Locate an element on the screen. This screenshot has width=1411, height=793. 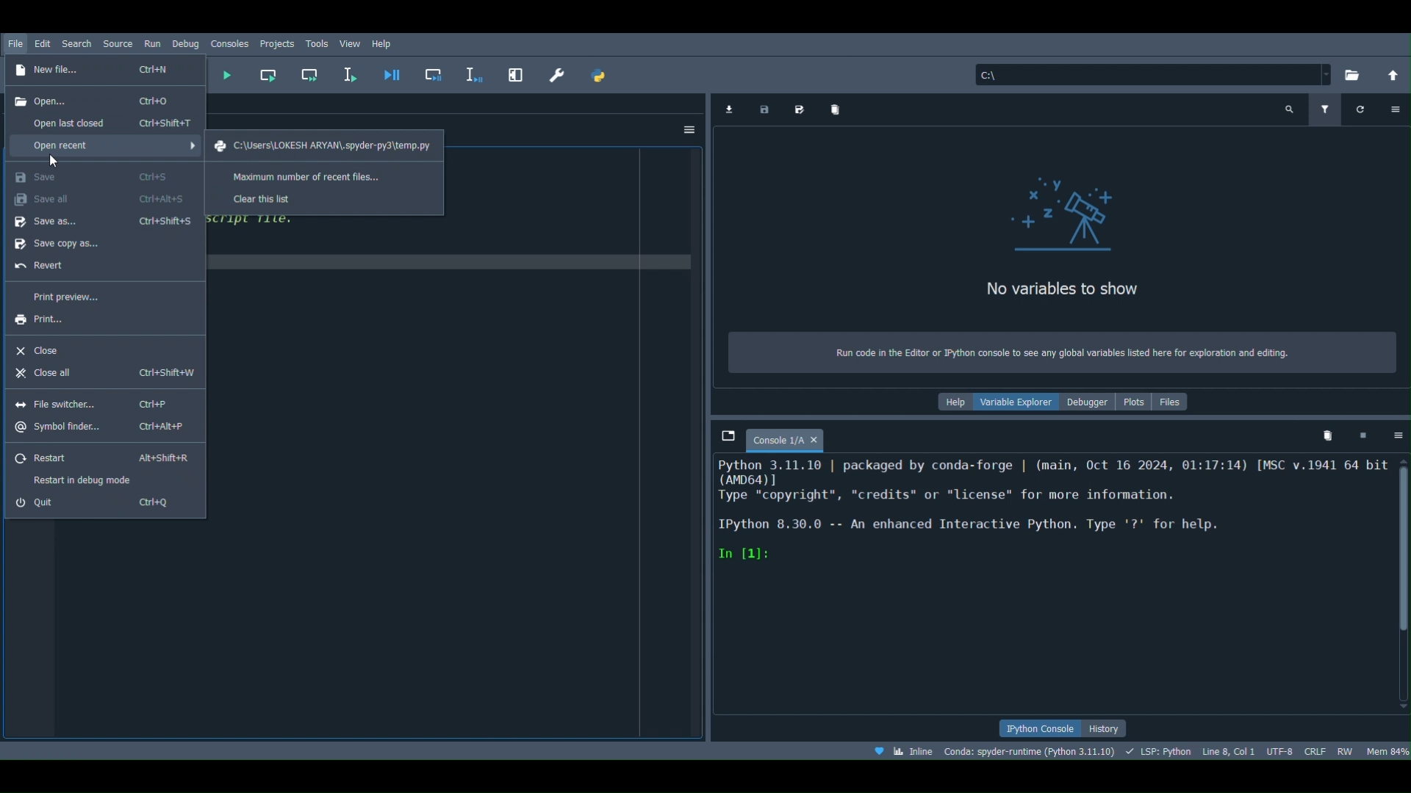
Revert is located at coordinates (87, 267).